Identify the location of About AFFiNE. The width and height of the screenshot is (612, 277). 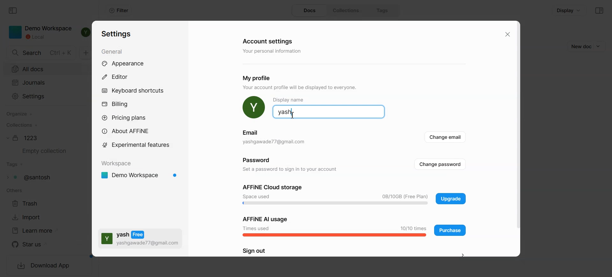
(127, 131).